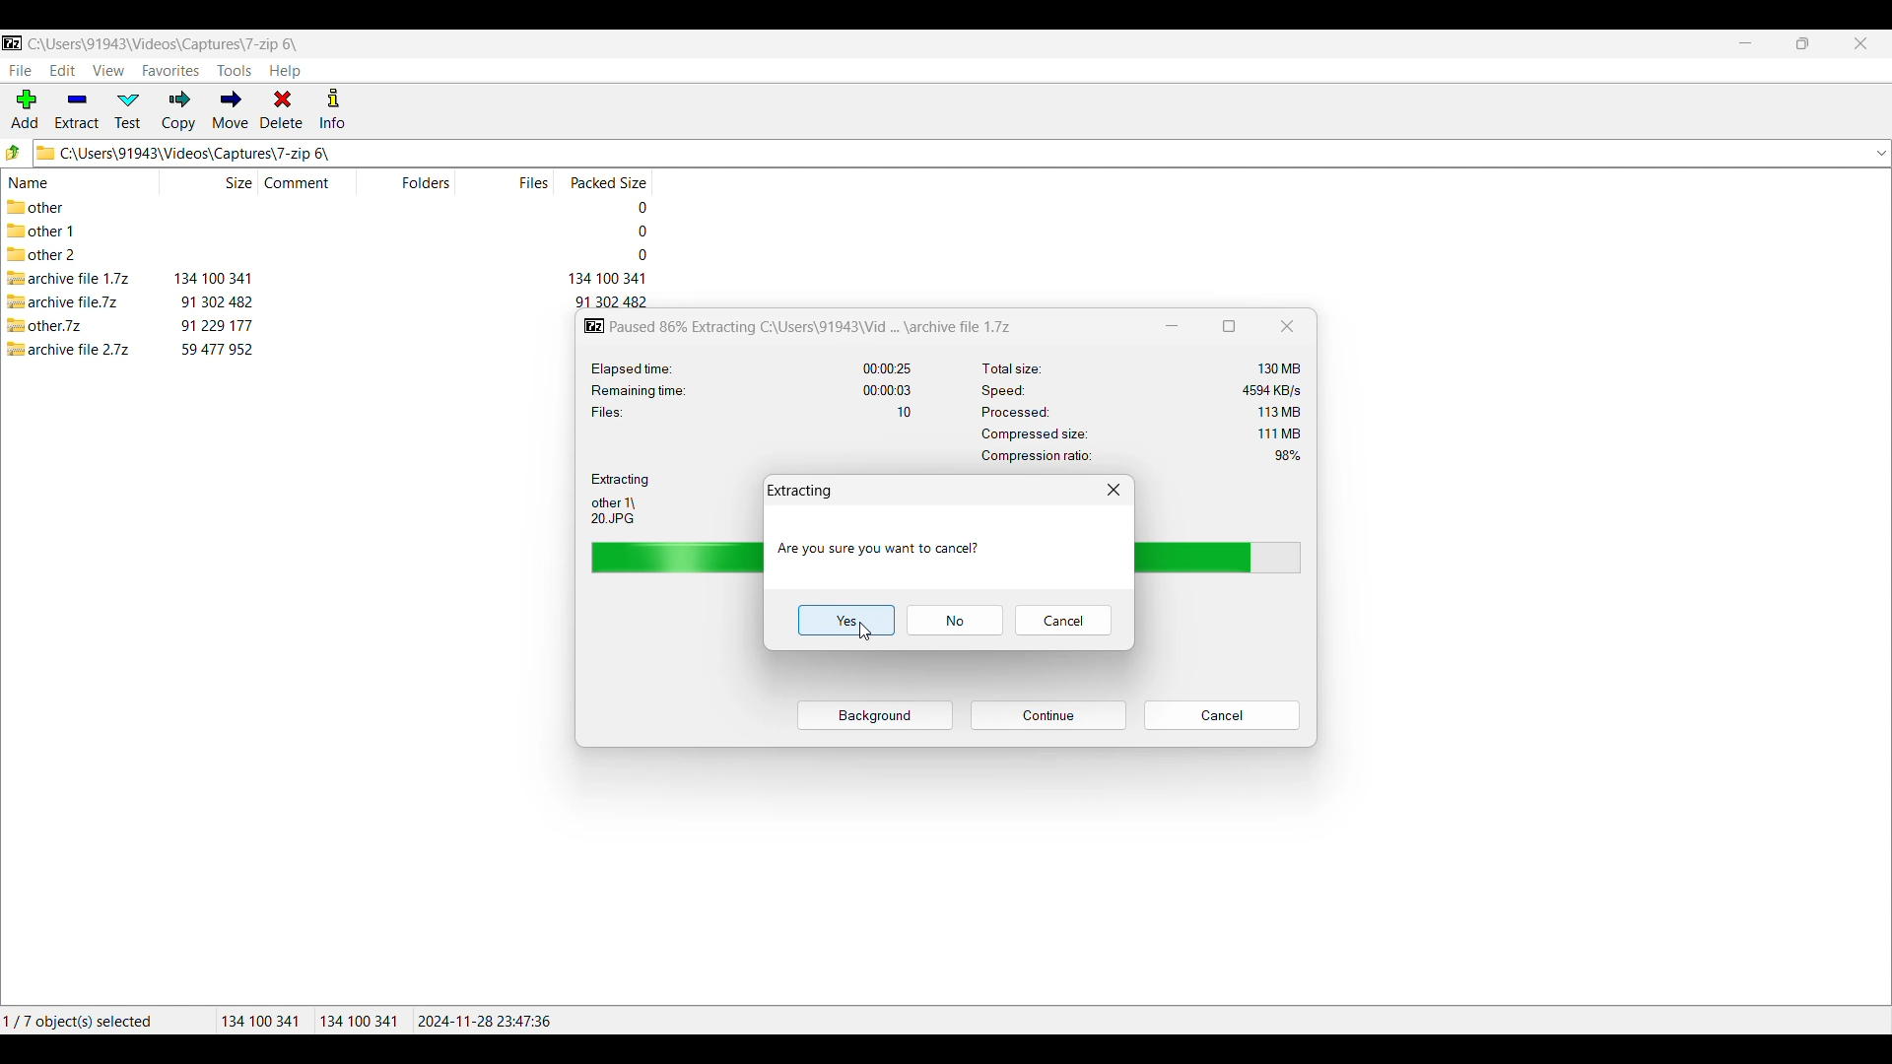  What do you see at coordinates (68, 279) in the screenshot?
I see `archive file 1.7z ` at bounding box center [68, 279].